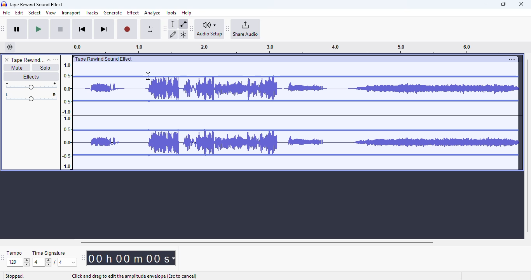 Image resolution: width=531 pixels, height=280 pixels. Describe the element at coordinates (329, 113) in the screenshot. I see `volume of the track reduced` at that location.